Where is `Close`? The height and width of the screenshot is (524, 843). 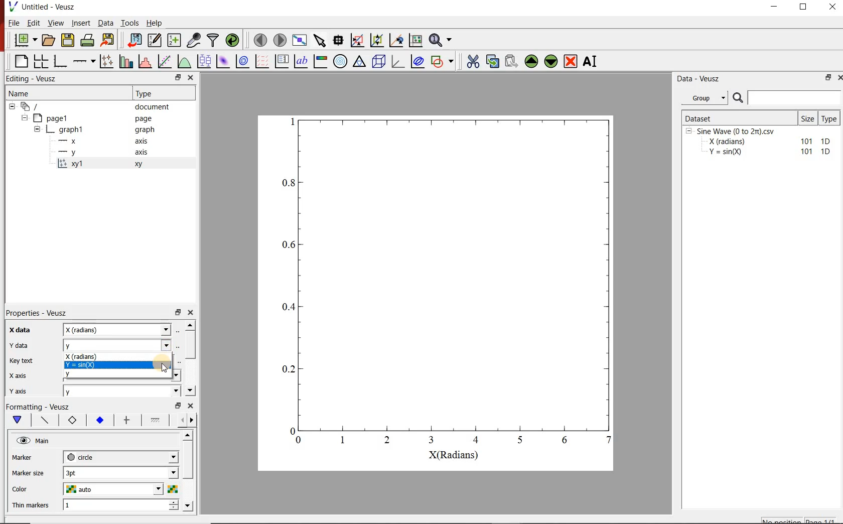
Close is located at coordinates (838, 79).